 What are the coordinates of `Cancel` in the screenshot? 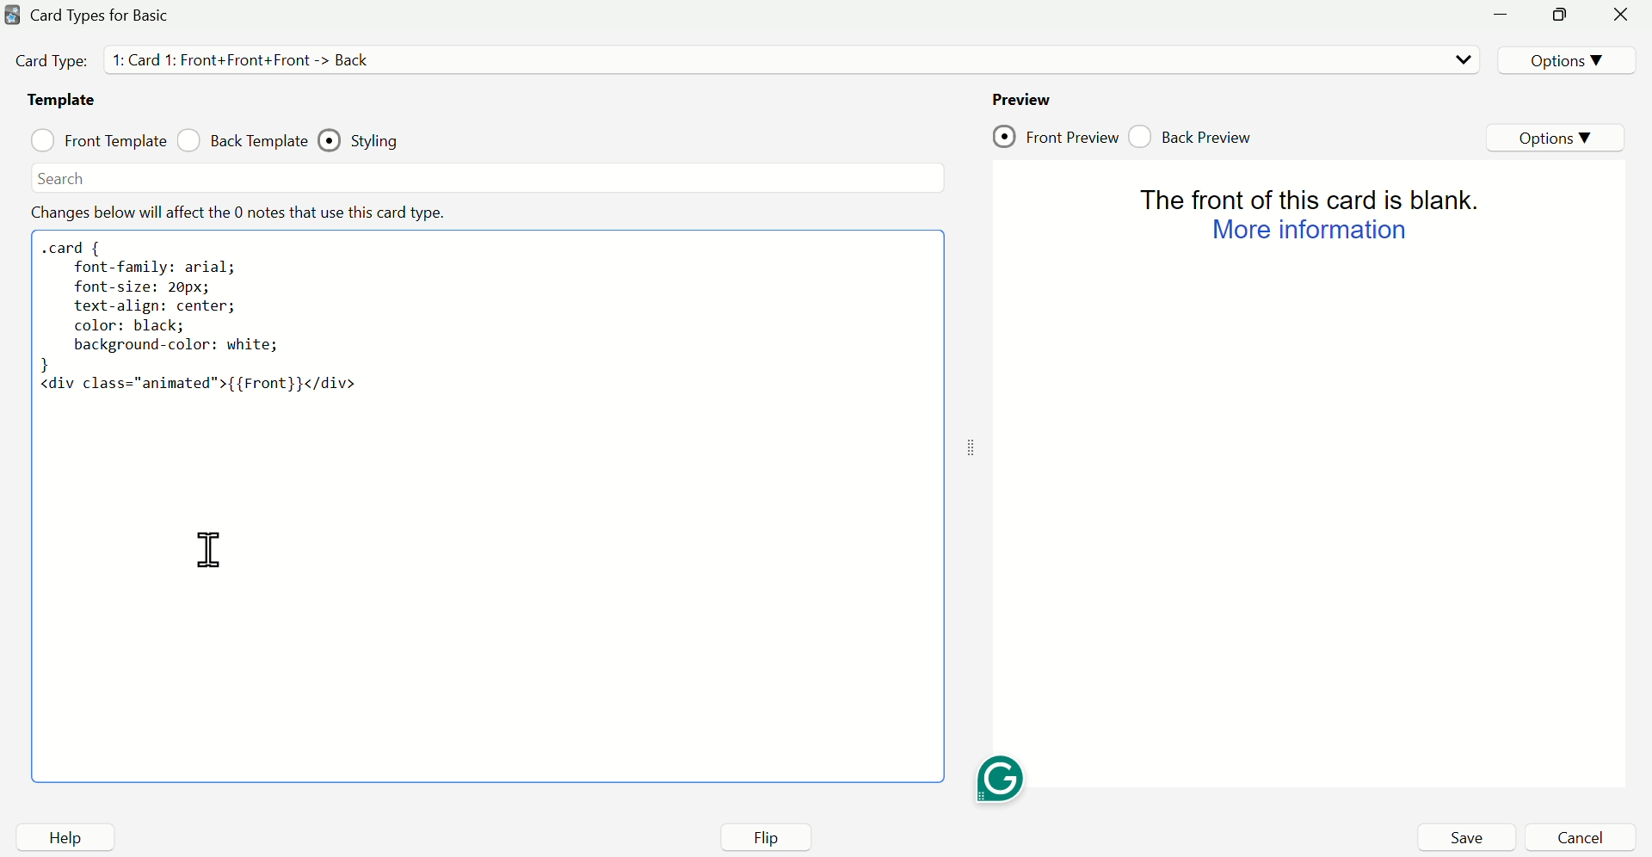 It's located at (1581, 837).